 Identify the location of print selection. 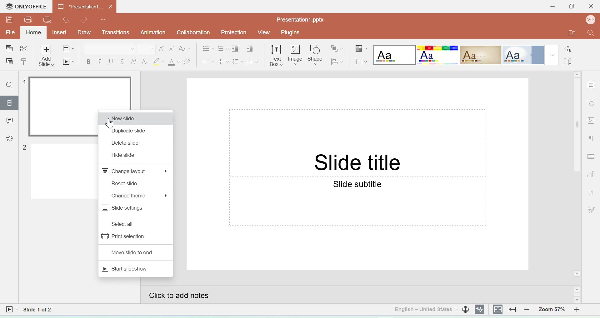
(123, 236).